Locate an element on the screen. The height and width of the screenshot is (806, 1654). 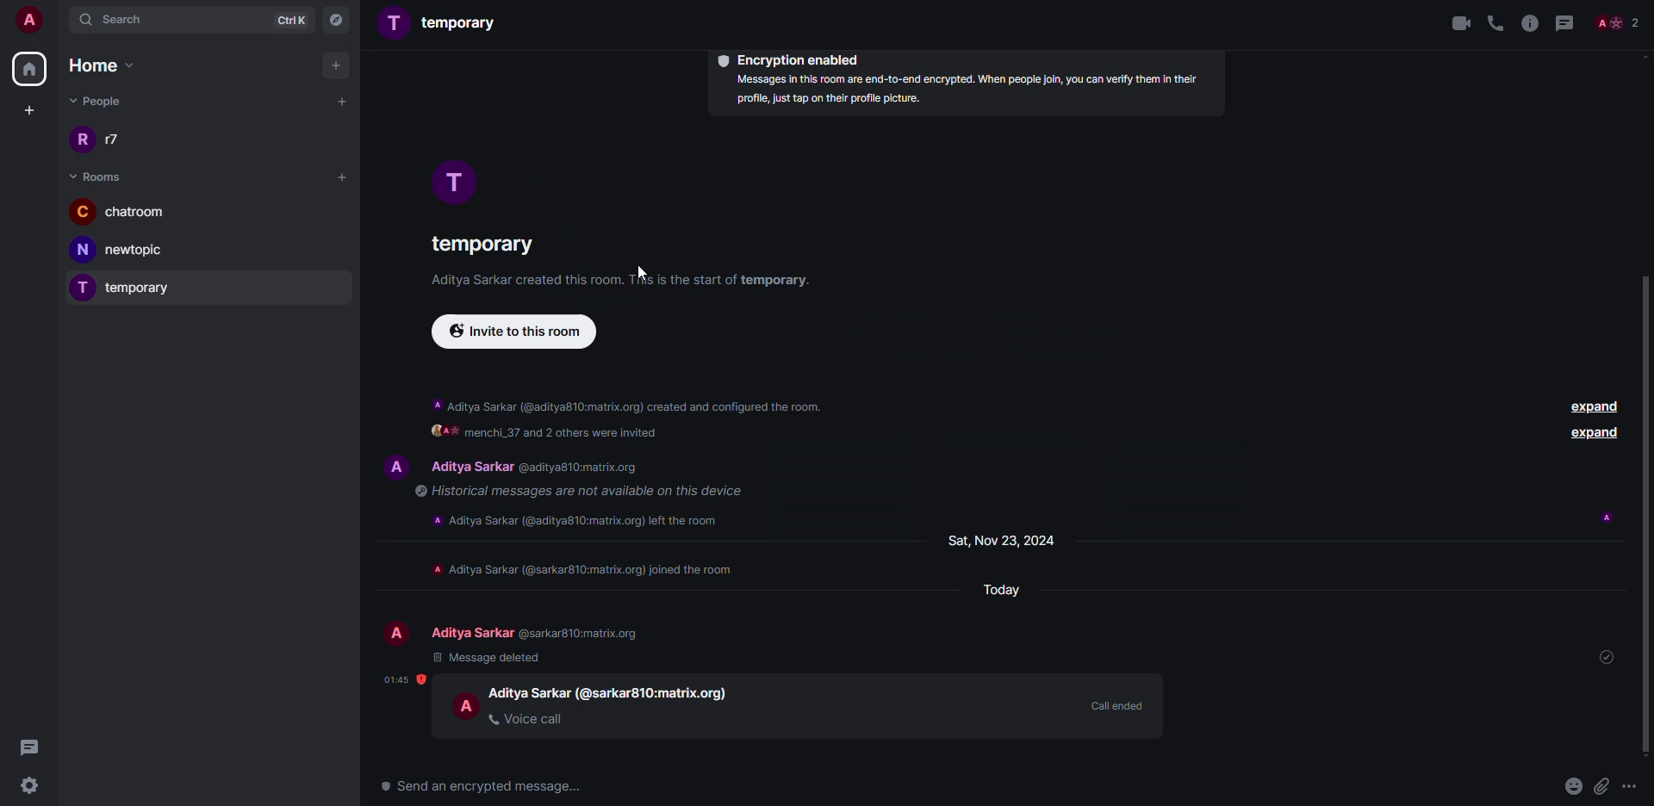
people is located at coordinates (112, 140).